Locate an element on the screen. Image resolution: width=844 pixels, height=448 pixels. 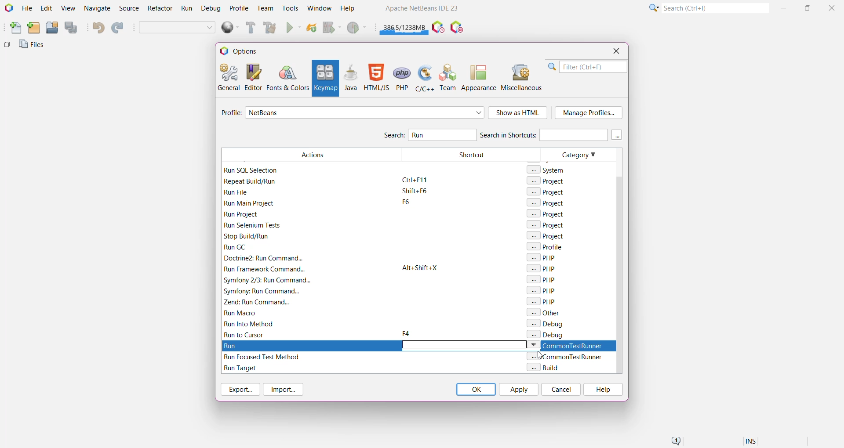
File is located at coordinates (27, 8).